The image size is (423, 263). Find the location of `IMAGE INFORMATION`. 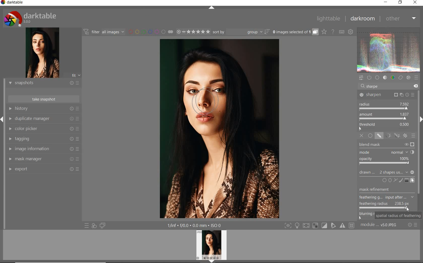

IMAGE INFORMATION is located at coordinates (43, 148).